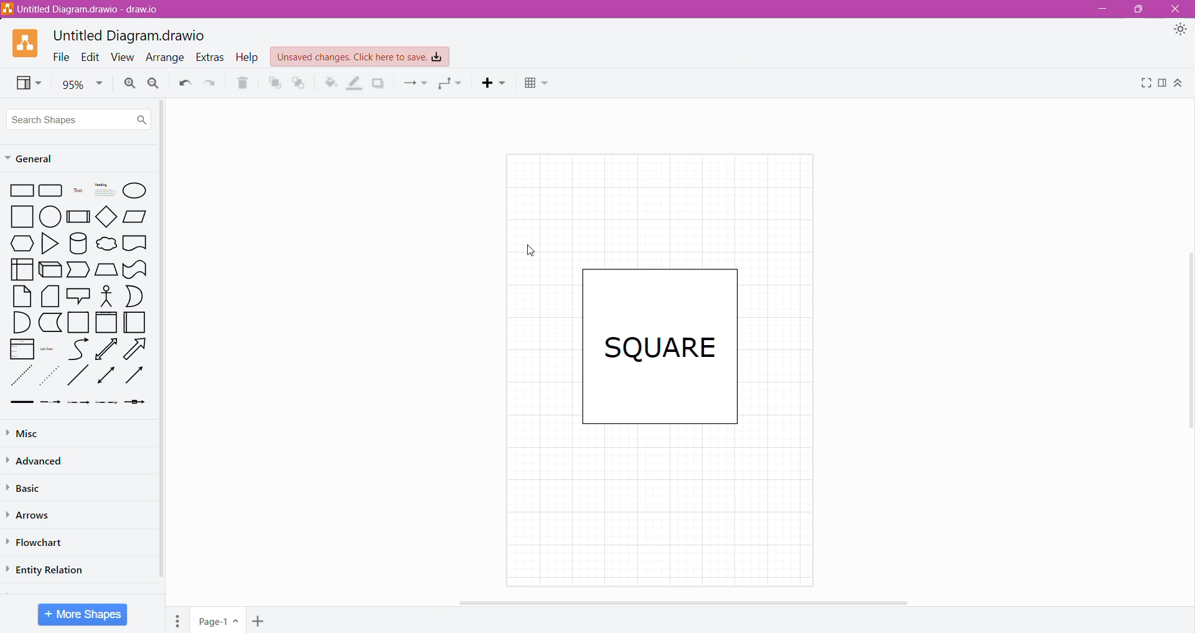 This screenshot has height=633, width=1195. I want to click on Right Diagonal Arrow , so click(136, 349).